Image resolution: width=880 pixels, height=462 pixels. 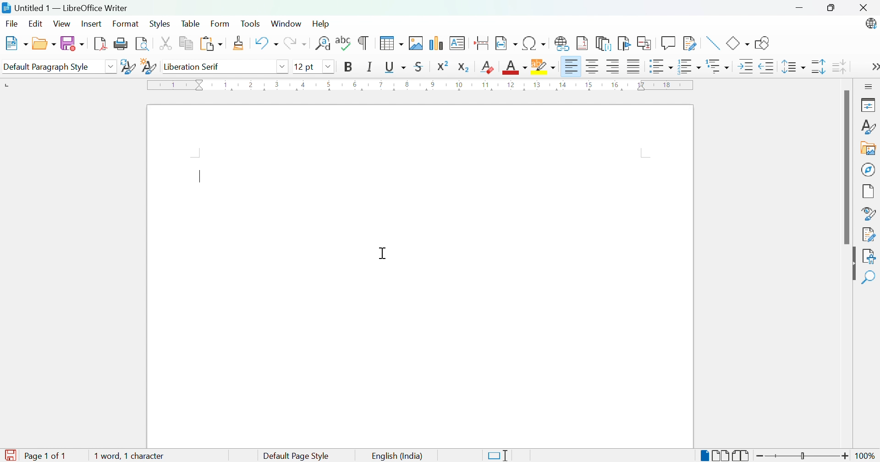 What do you see at coordinates (660, 67) in the screenshot?
I see `Toggle unordered list` at bounding box center [660, 67].